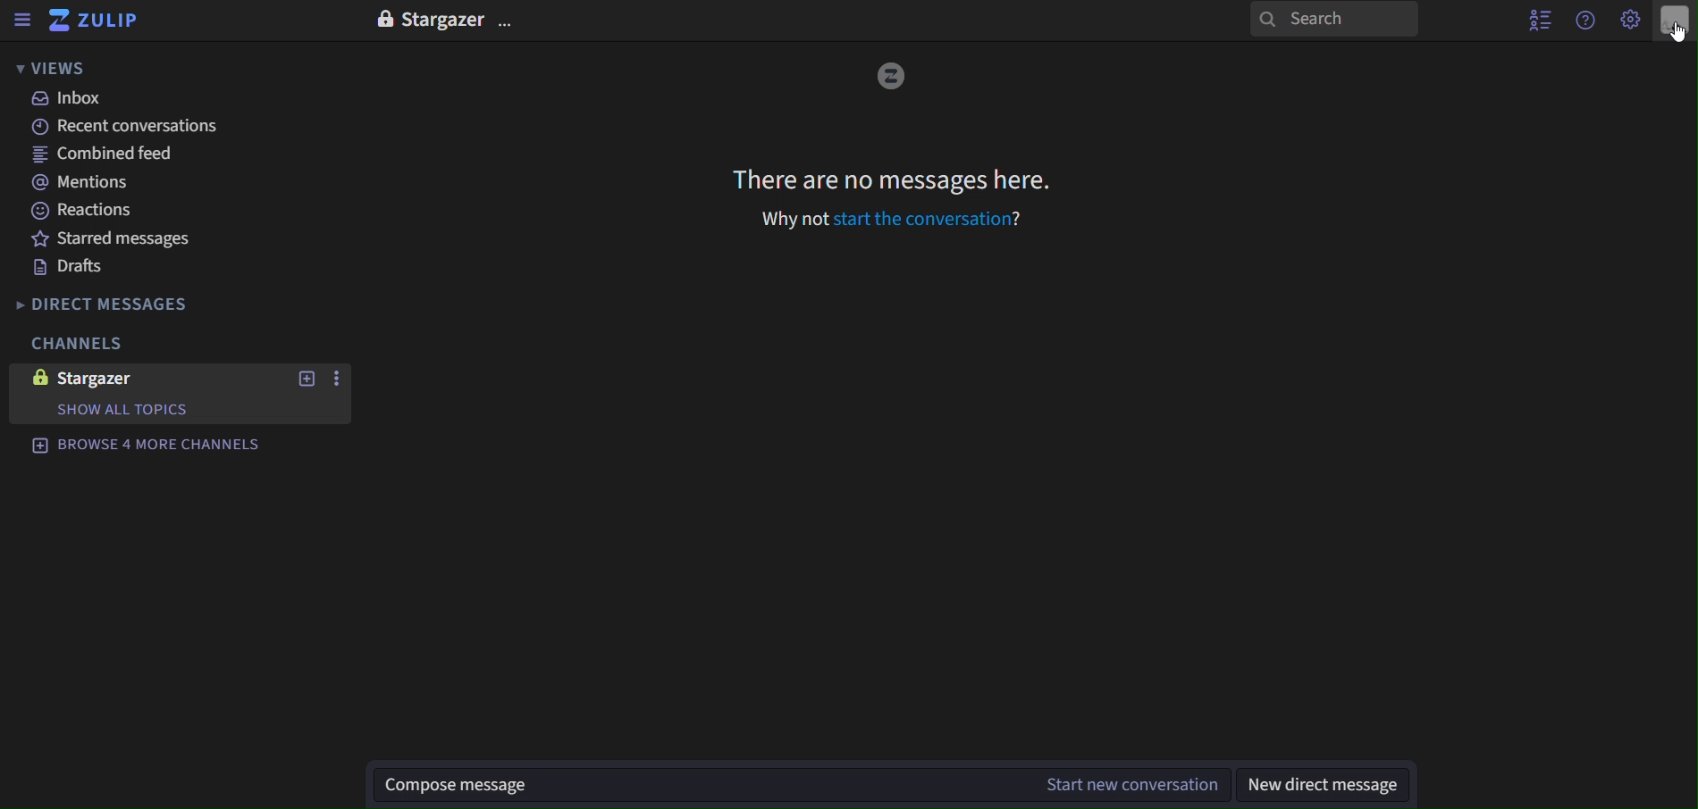 This screenshot has width=1698, height=809. I want to click on show all topics, so click(140, 409).